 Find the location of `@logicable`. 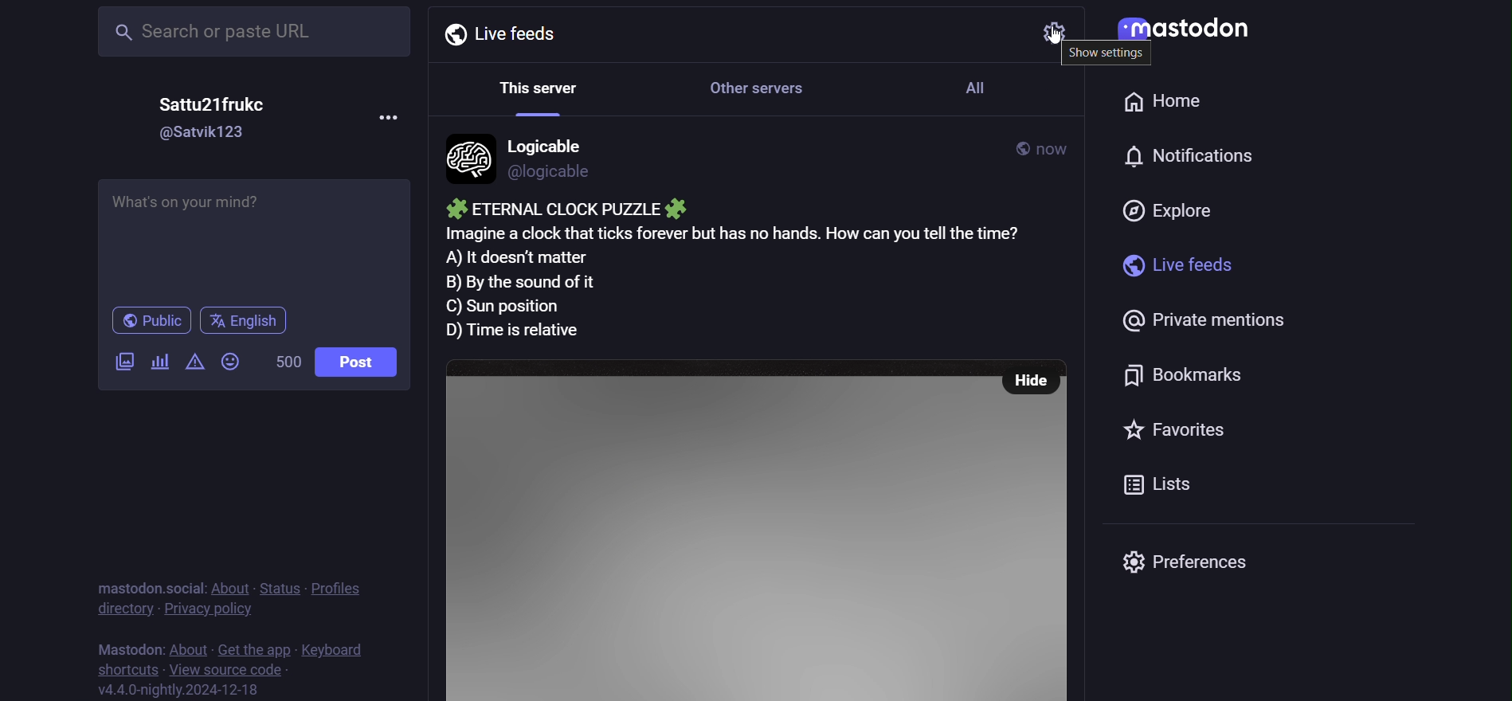

@logicable is located at coordinates (552, 171).